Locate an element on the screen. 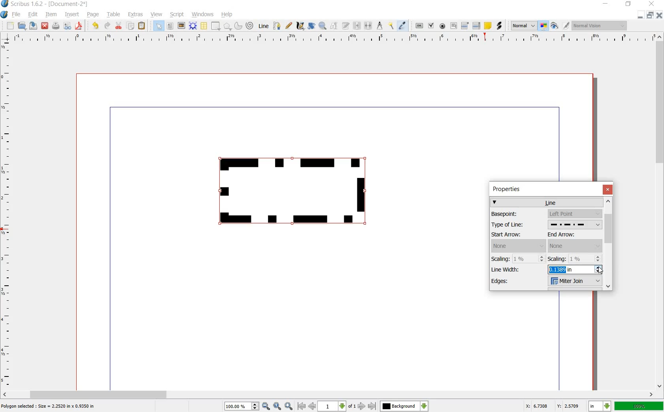 The height and width of the screenshot is (412, 664). TEXT ANNOATATION is located at coordinates (487, 26).